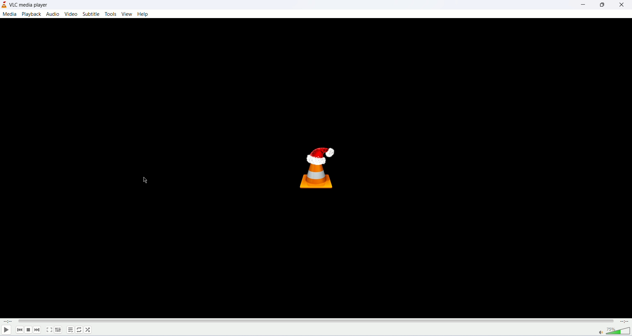 The width and height of the screenshot is (632, 336). What do you see at coordinates (610, 331) in the screenshot?
I see `volume bar` at bounding box center [610, 331].